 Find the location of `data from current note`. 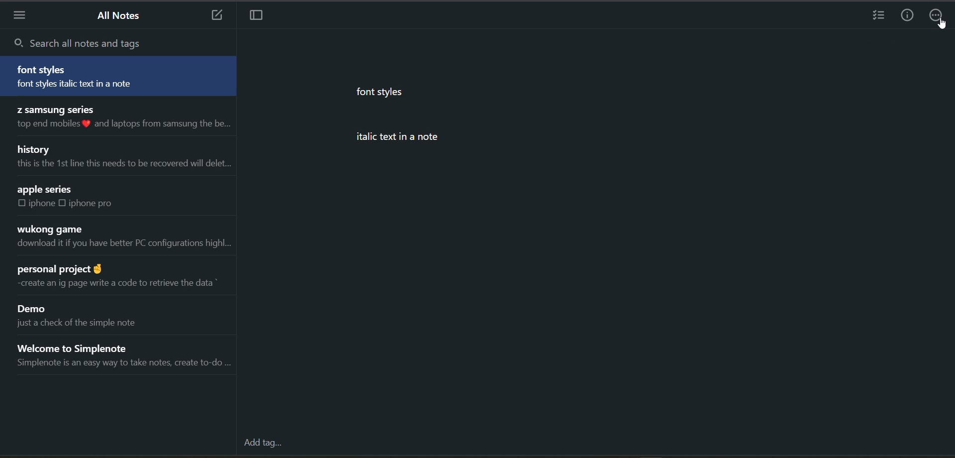

data from current note is located at coordinates (438, 123).